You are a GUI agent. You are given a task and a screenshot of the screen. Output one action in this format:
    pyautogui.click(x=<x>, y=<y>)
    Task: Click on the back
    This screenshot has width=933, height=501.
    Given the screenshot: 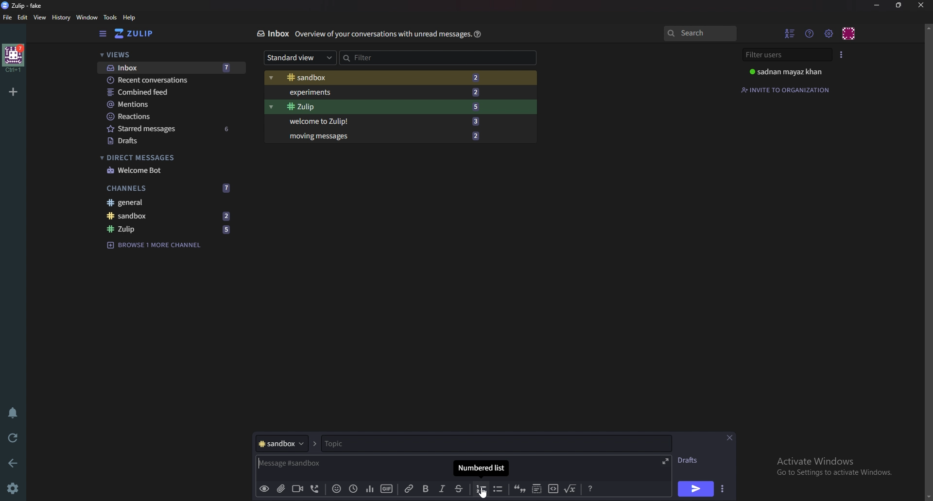 What is the action you would take?
    pyautogui.click(x=15, y=462)
    